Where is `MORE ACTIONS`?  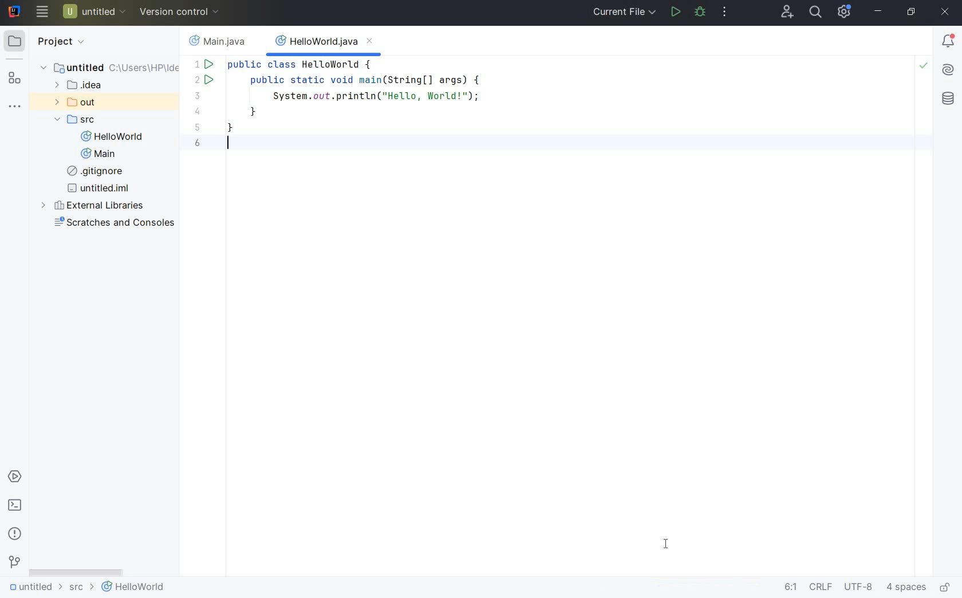
MORE ACTIONS is located at coordinates (726, 13).